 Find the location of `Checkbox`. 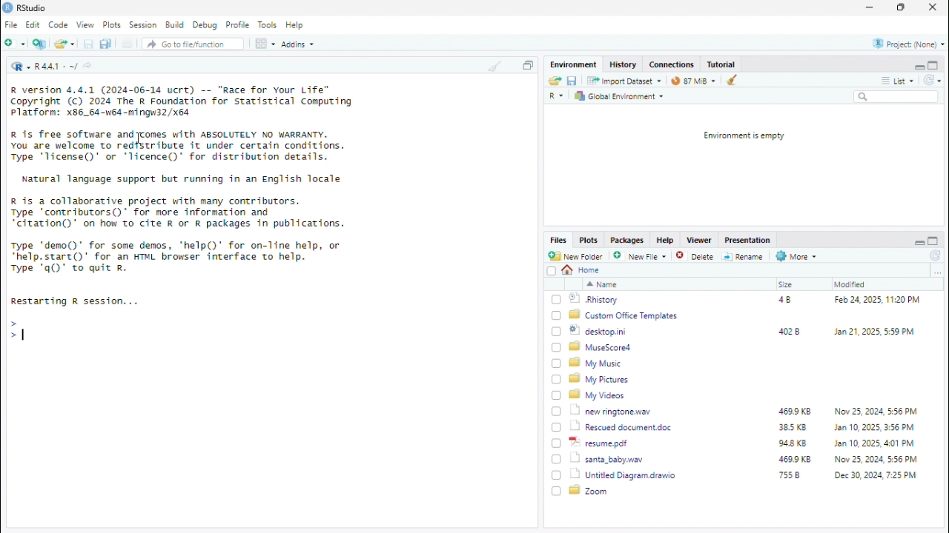

Checkbox is located at coordinates (557, 412).